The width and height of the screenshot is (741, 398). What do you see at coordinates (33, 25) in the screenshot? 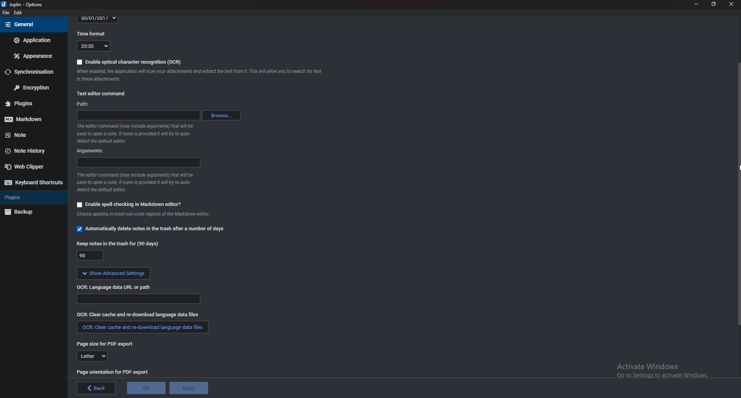
I see `general` at bounding box center [33, 25].